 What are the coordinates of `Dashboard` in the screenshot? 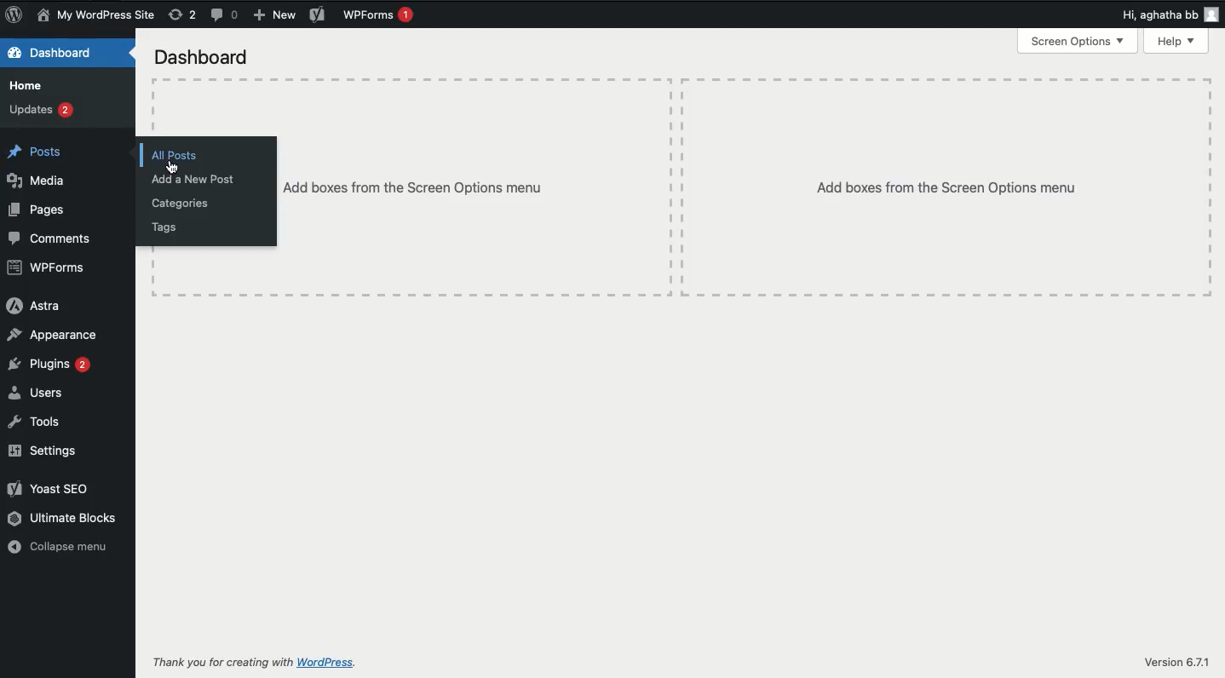 It's located at (58, 54).